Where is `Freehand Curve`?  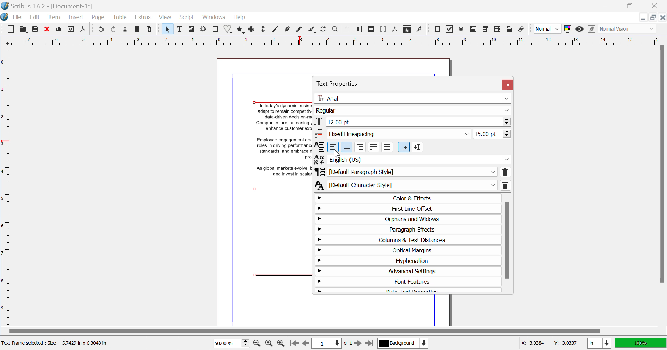 Freehand Curve is located at coordinates (298, 30).